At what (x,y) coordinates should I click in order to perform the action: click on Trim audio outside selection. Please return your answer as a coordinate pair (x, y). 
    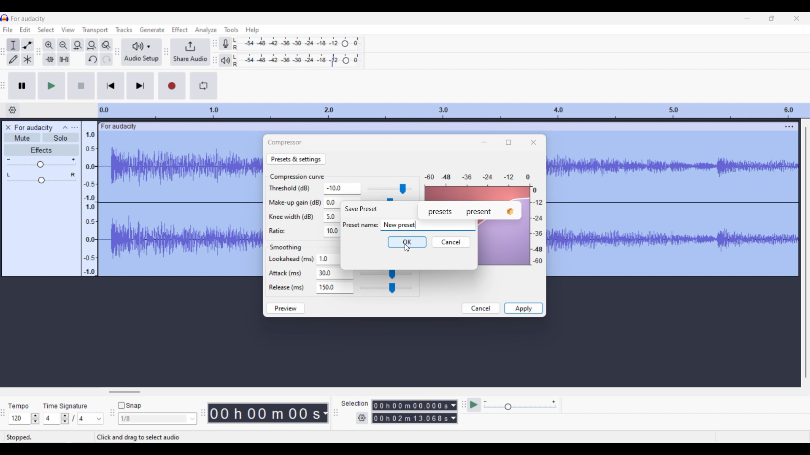
    Looking at the image, I should click on (49, 59).